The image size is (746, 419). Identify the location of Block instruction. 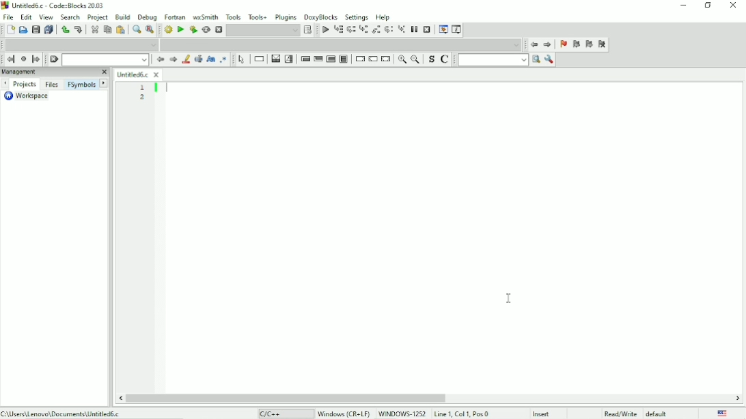
(344, 59).